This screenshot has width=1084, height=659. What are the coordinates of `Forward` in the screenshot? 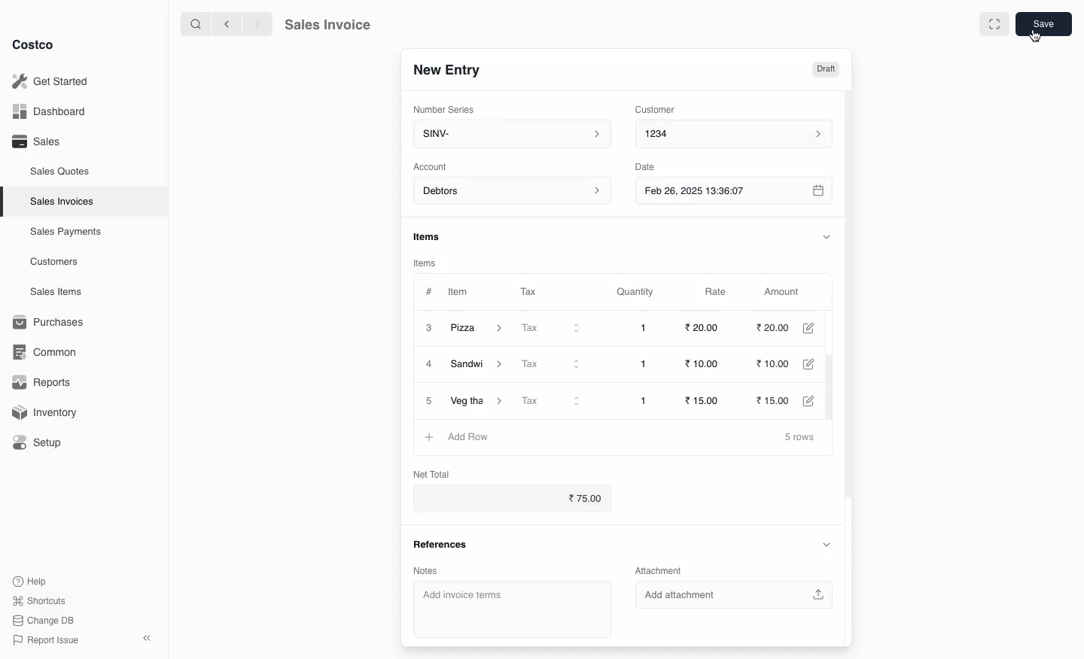 It's located at (257, 25).